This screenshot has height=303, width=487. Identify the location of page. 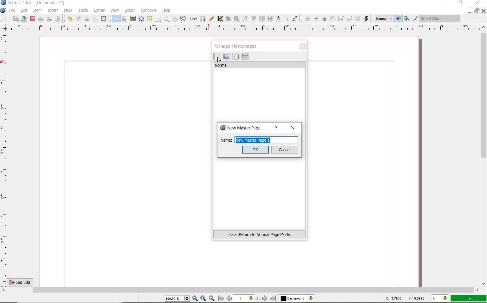
(68, 10).